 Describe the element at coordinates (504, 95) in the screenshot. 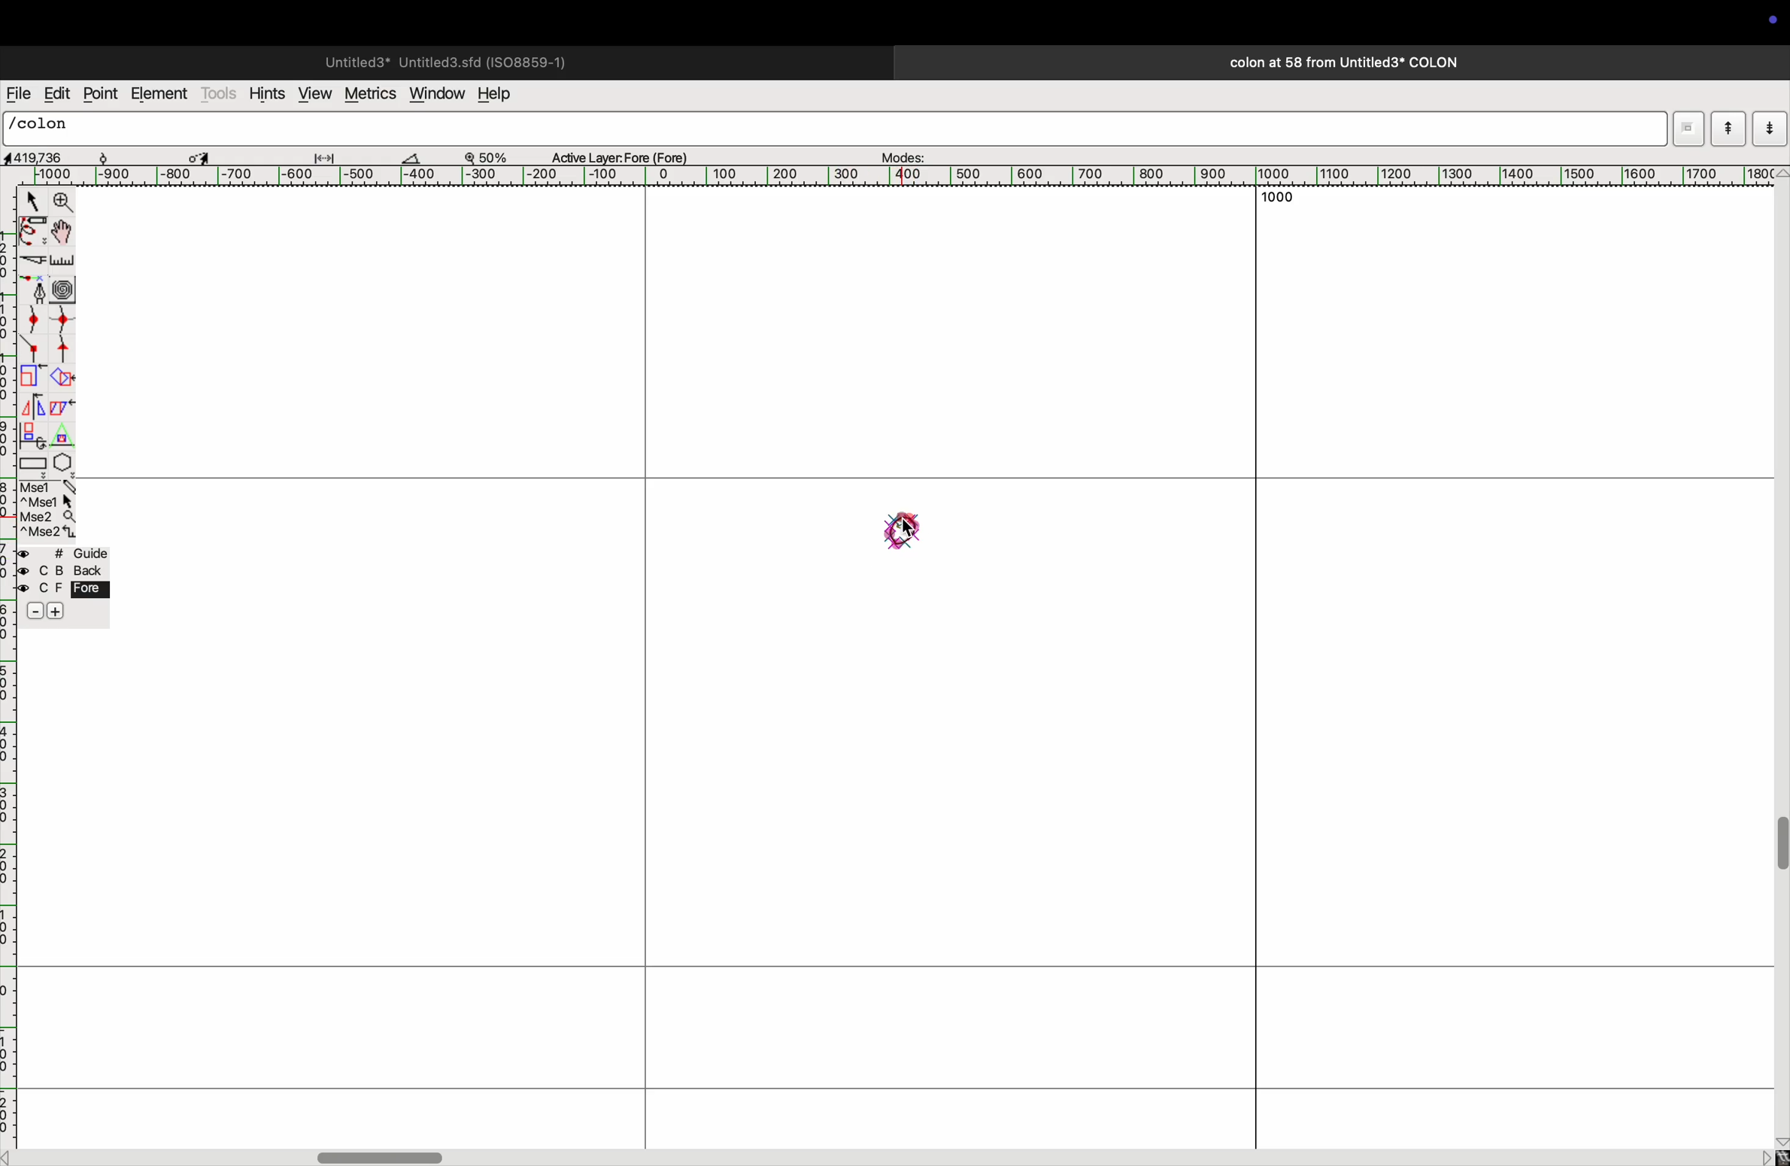

I see `hwlp` at that location.